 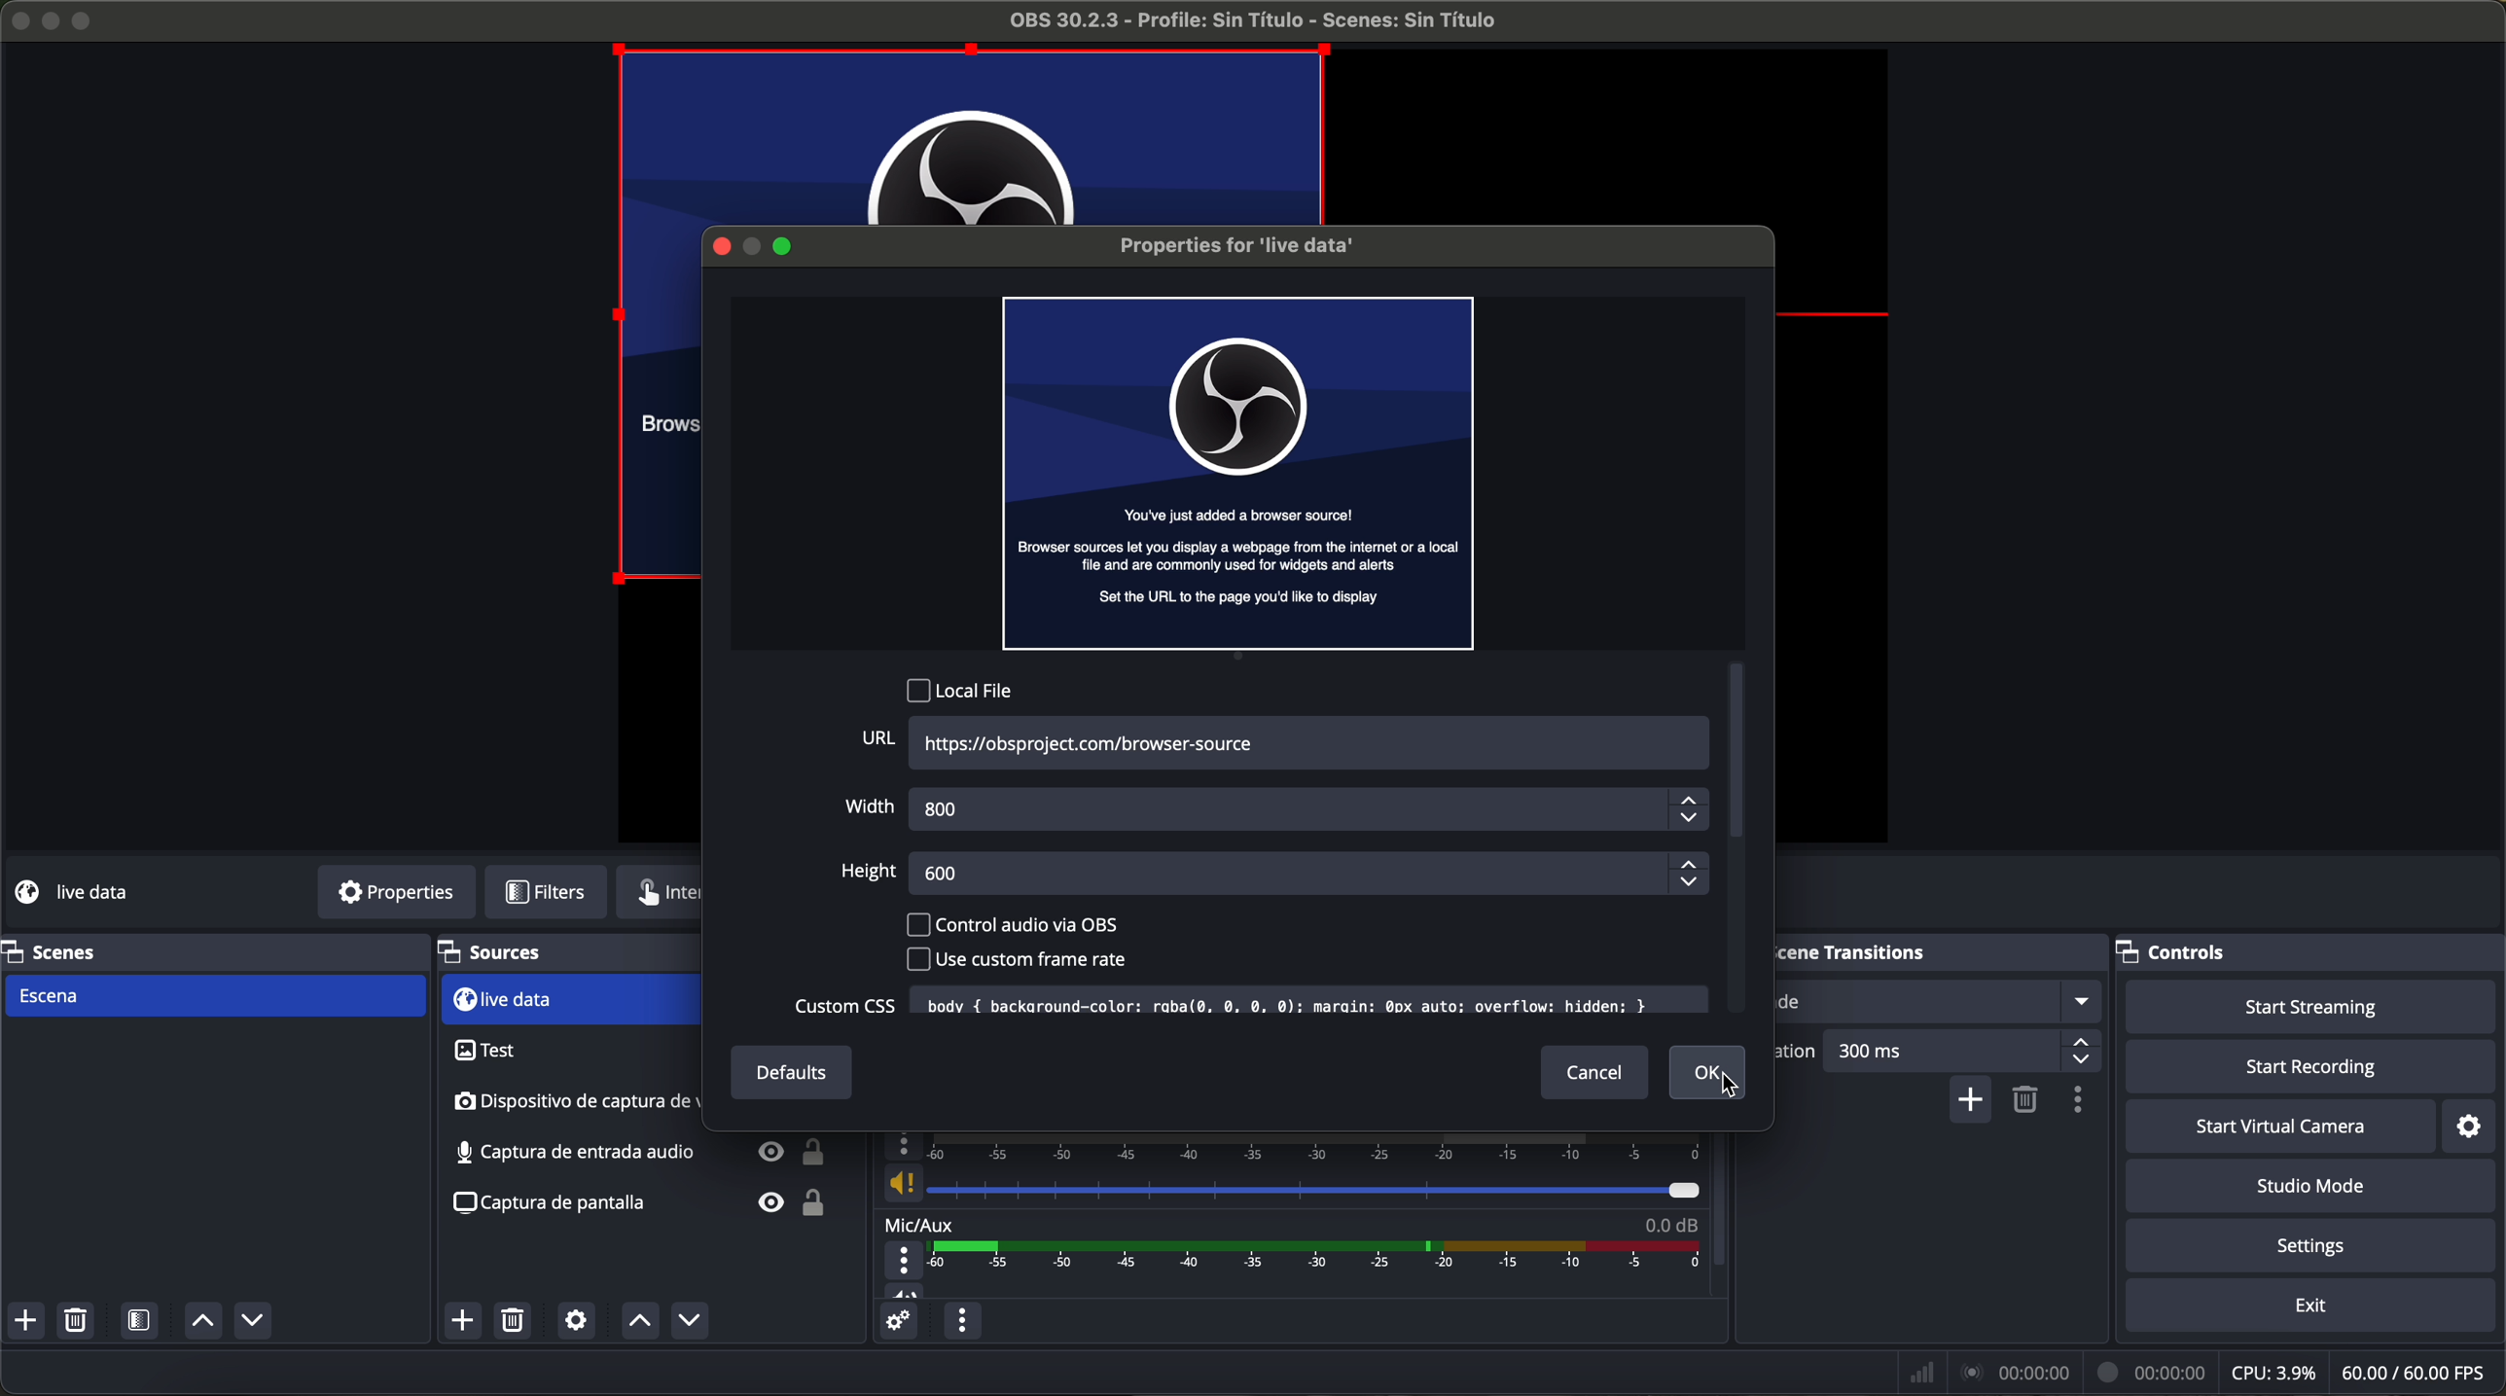 I want to click on more options, so click(x=902, y=1262).